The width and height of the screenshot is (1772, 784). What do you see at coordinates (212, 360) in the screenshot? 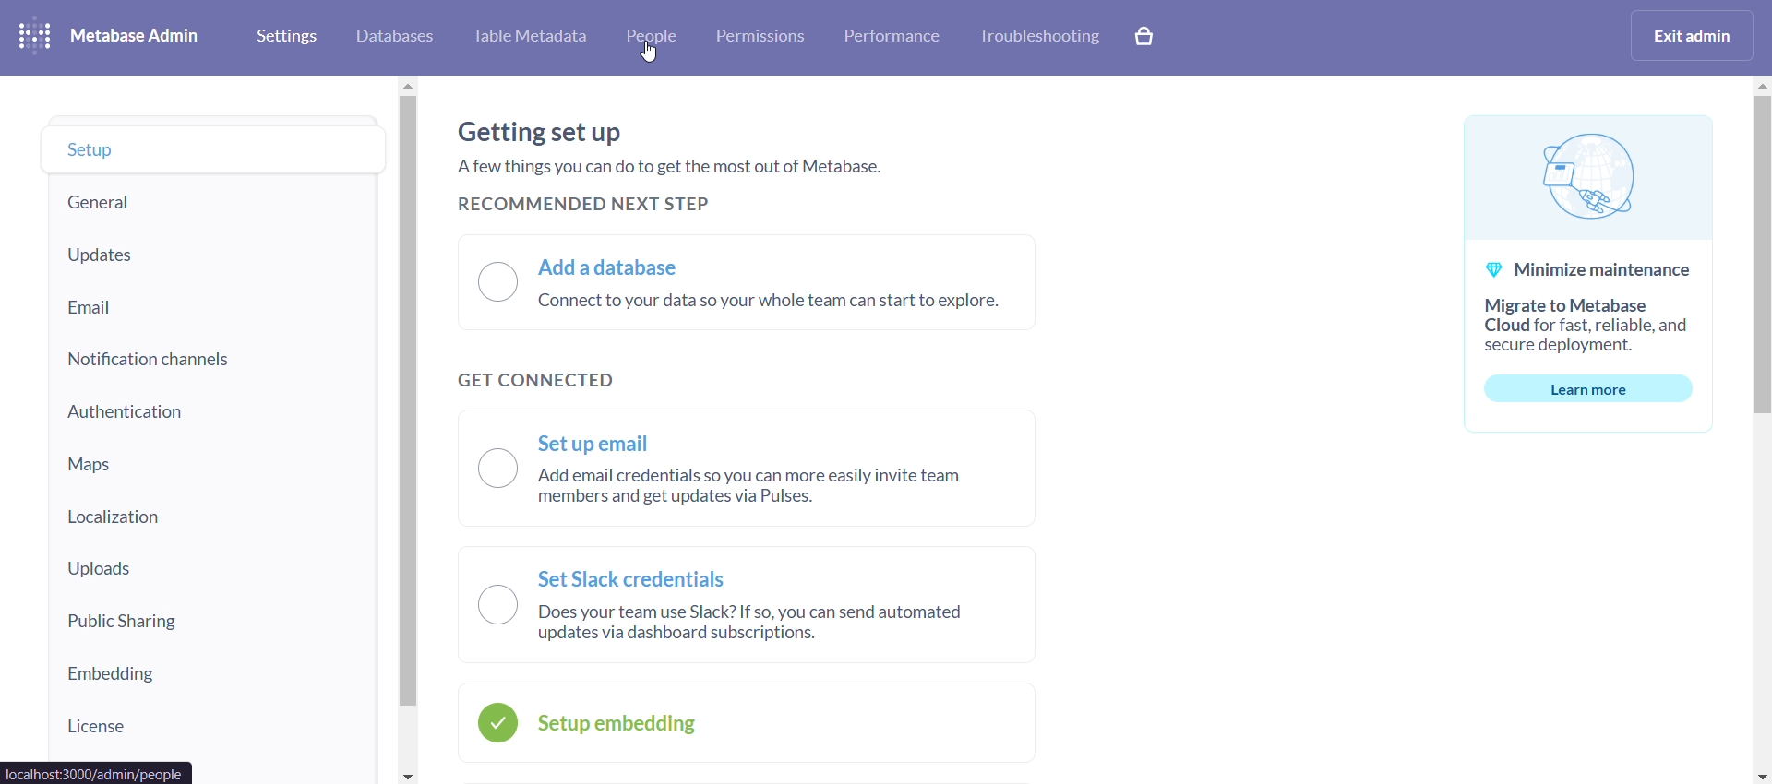
I see `notification channels` at bounding box center [212, 360].